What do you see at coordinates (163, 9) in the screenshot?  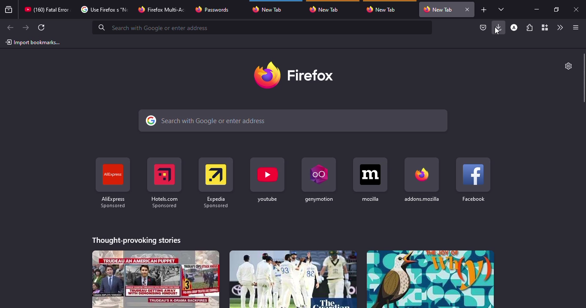 I see `tab` at bounding box center [163, 9].